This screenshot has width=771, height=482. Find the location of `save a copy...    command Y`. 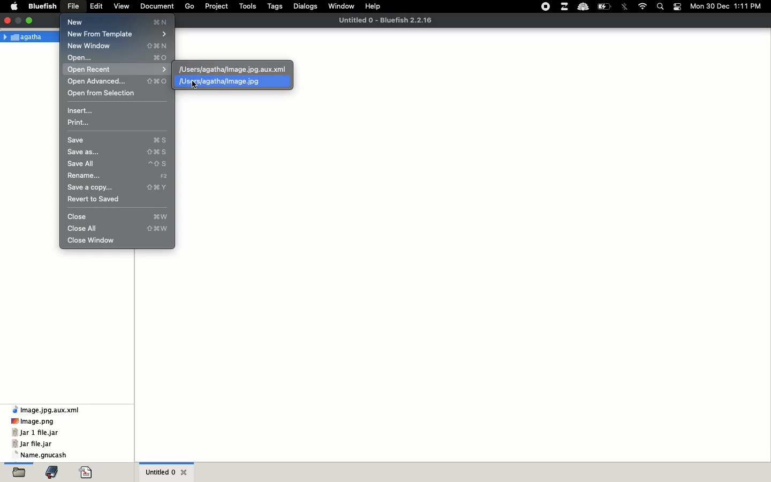

save a copy...    command Y is located at coordinates (118, 187).